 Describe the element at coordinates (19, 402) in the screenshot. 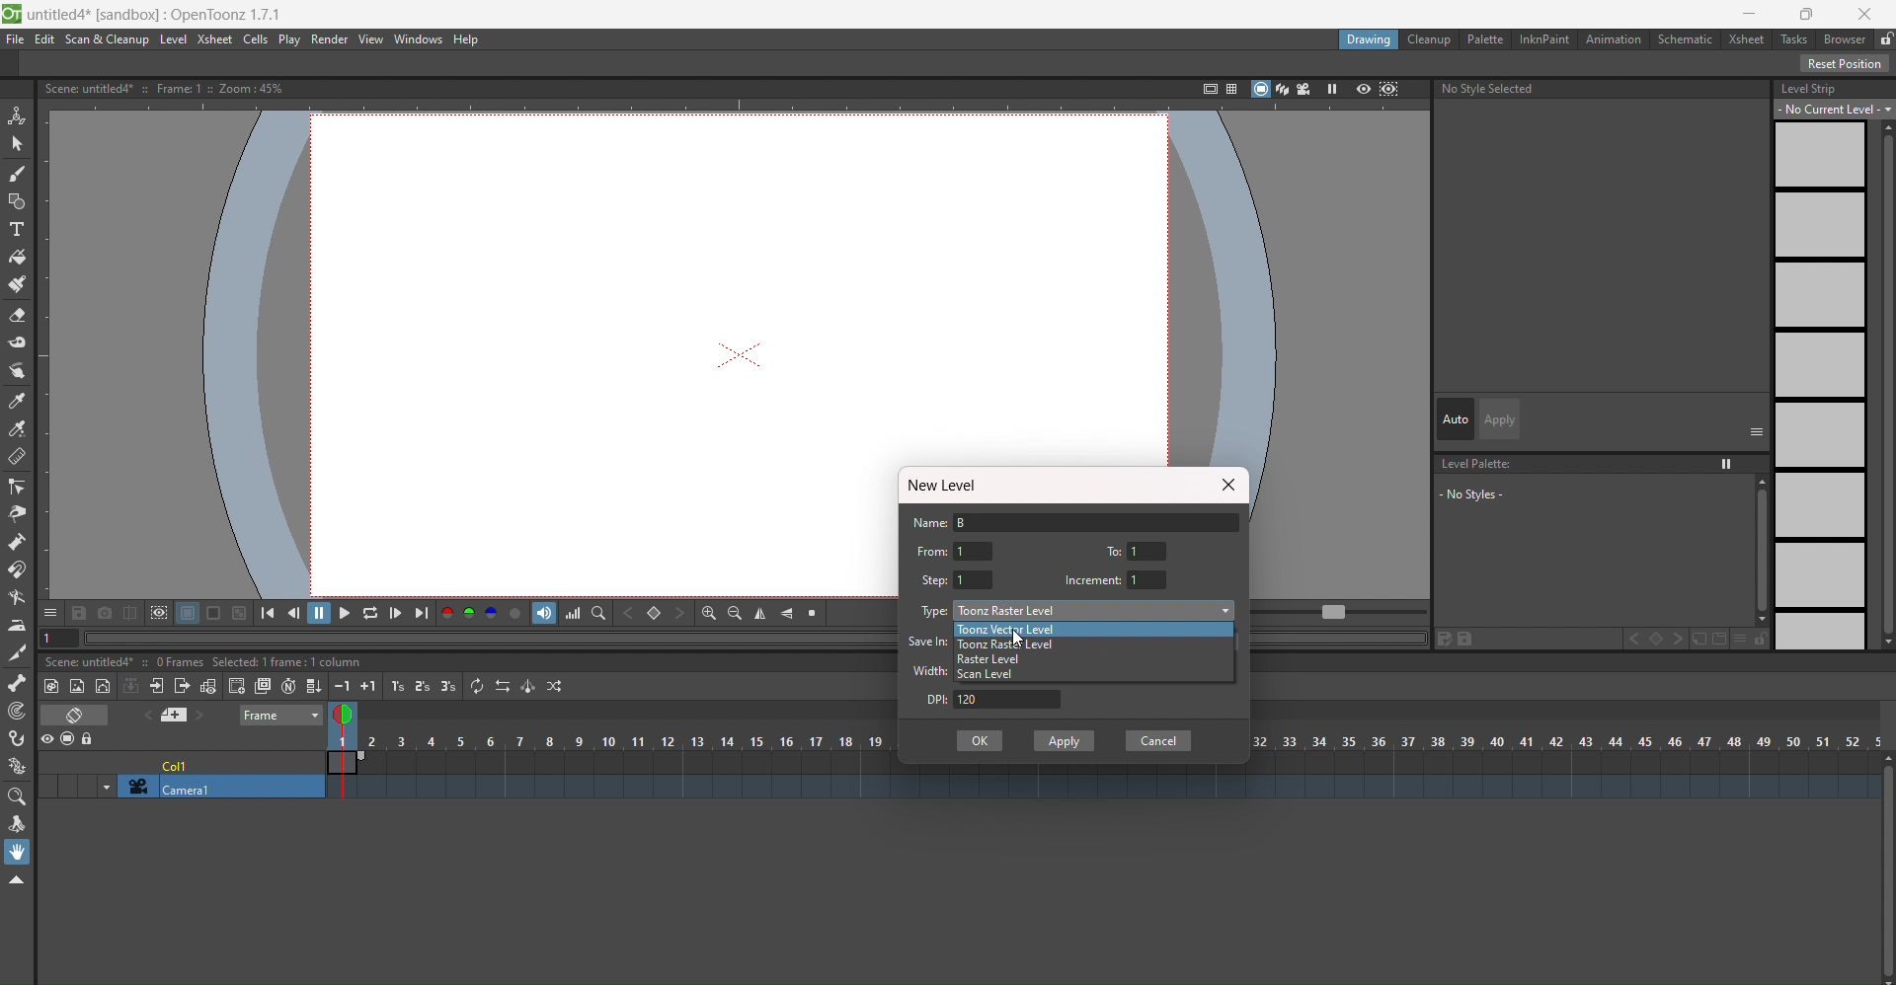

I see `style picker` at that location.